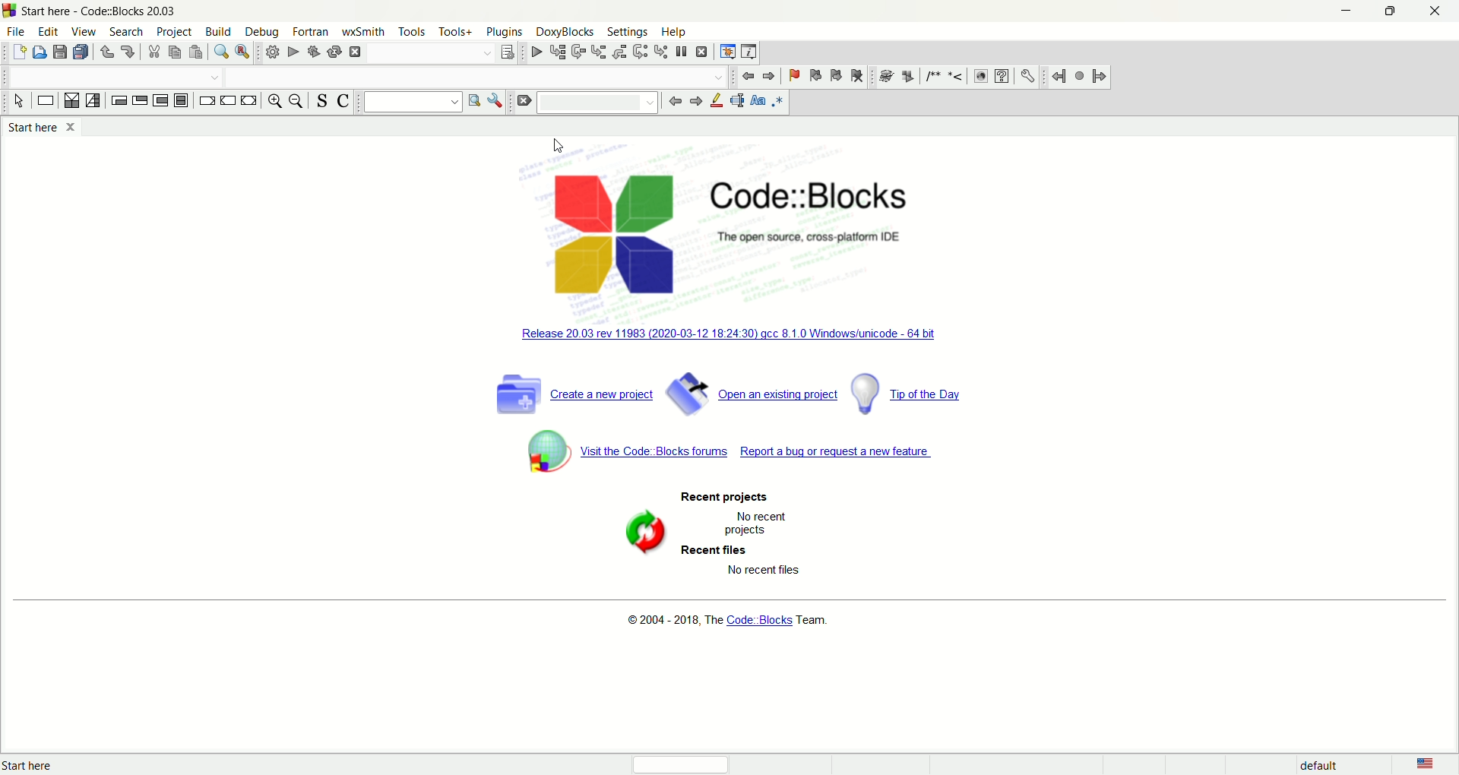 This screenshot has width=1459, height=775. I want to click on run, so click(294, 52).